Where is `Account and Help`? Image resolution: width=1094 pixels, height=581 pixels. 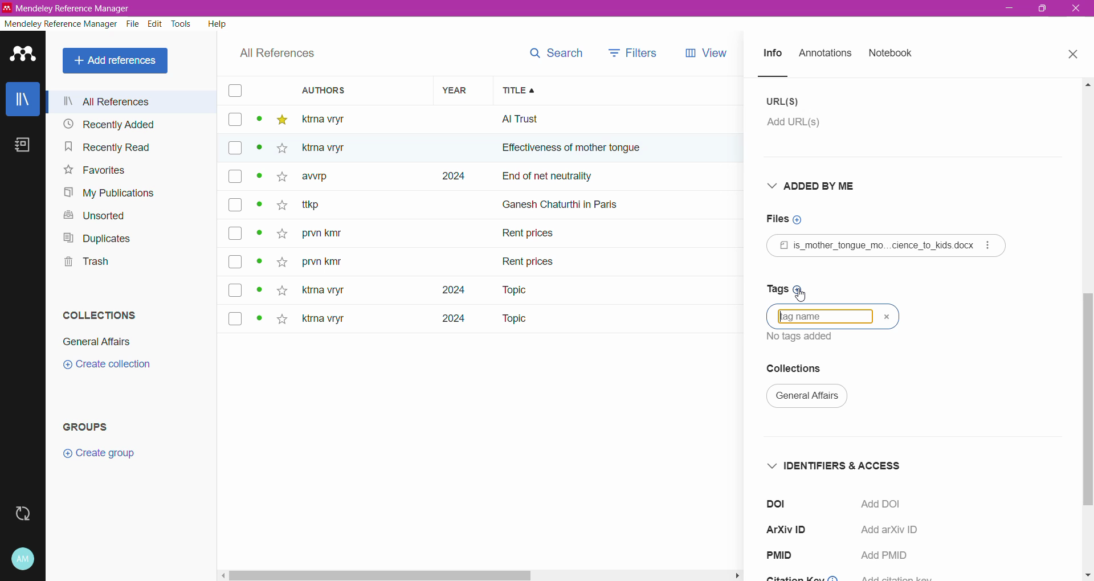 Account and Help is located at coordinates (23, 559).